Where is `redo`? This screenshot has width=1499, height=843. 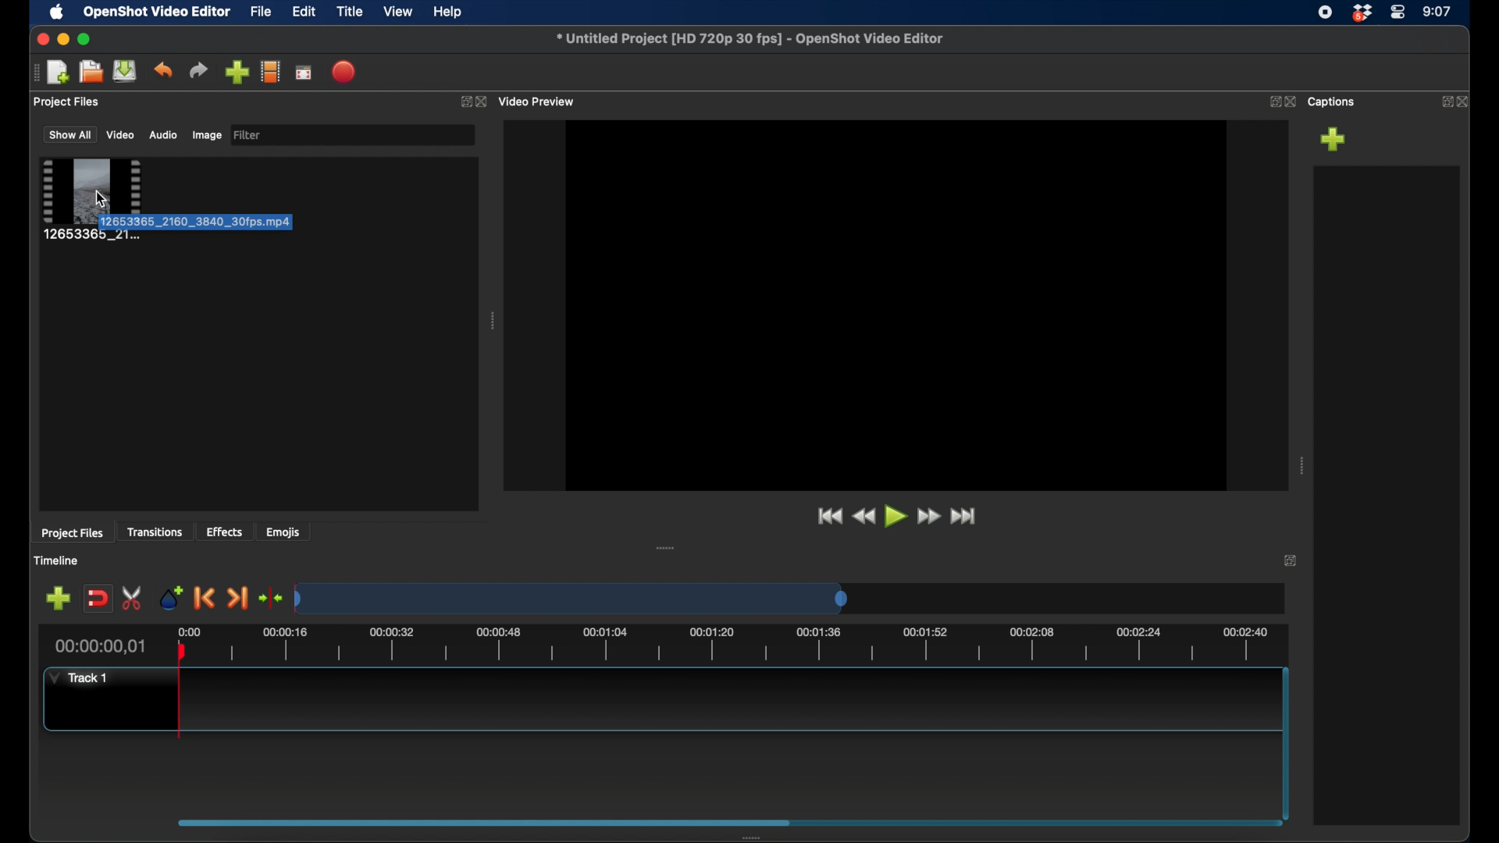 redo is located at coordinates (199, 70).